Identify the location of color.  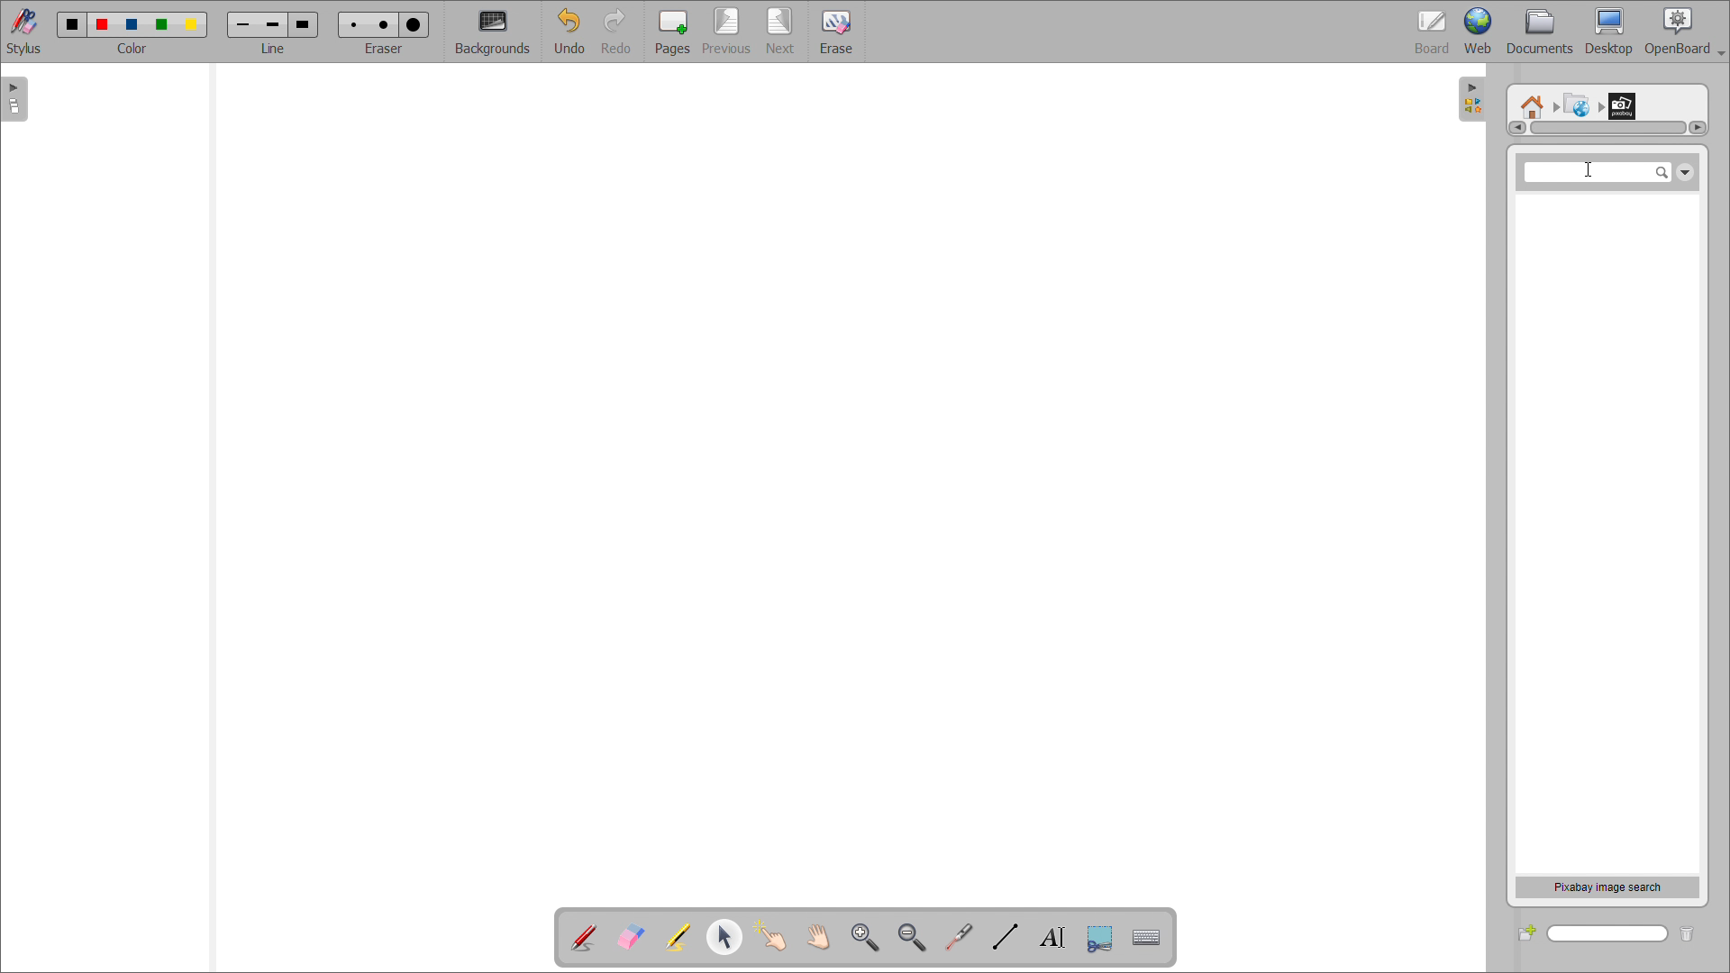
(133, 49).